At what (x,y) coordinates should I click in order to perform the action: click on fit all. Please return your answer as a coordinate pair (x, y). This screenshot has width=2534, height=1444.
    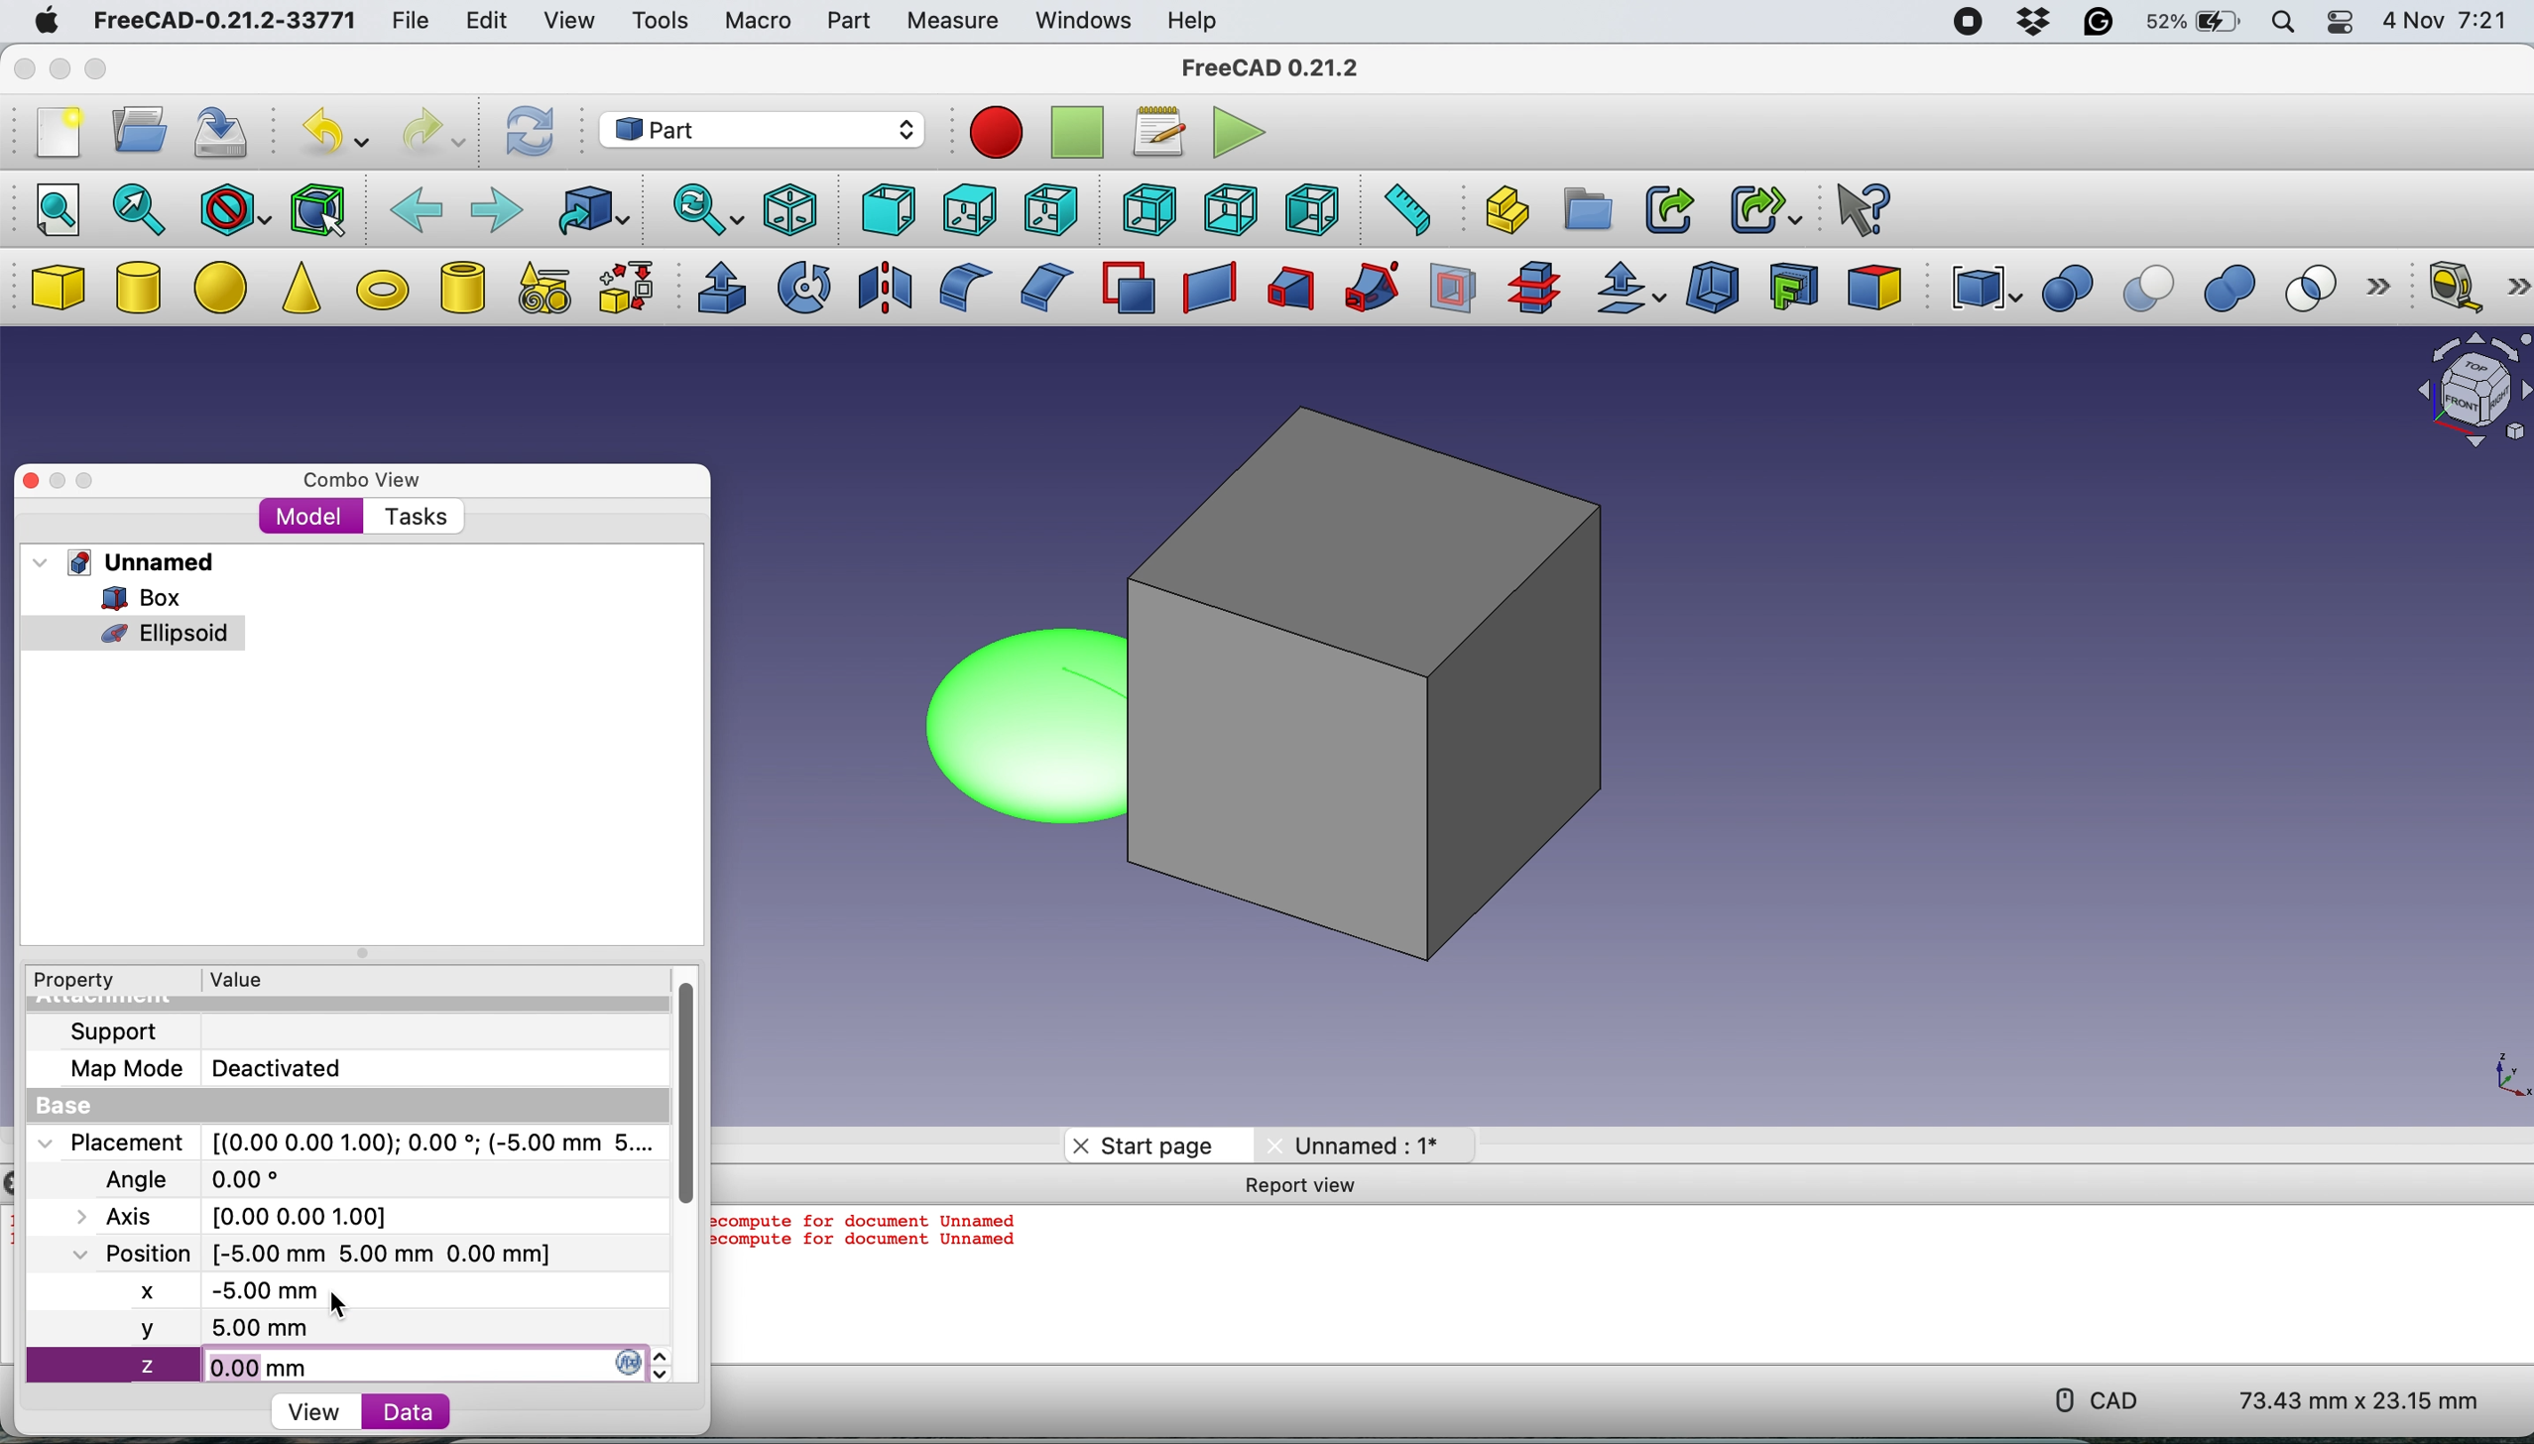
    Looking at the image, I should click on (50, 207).